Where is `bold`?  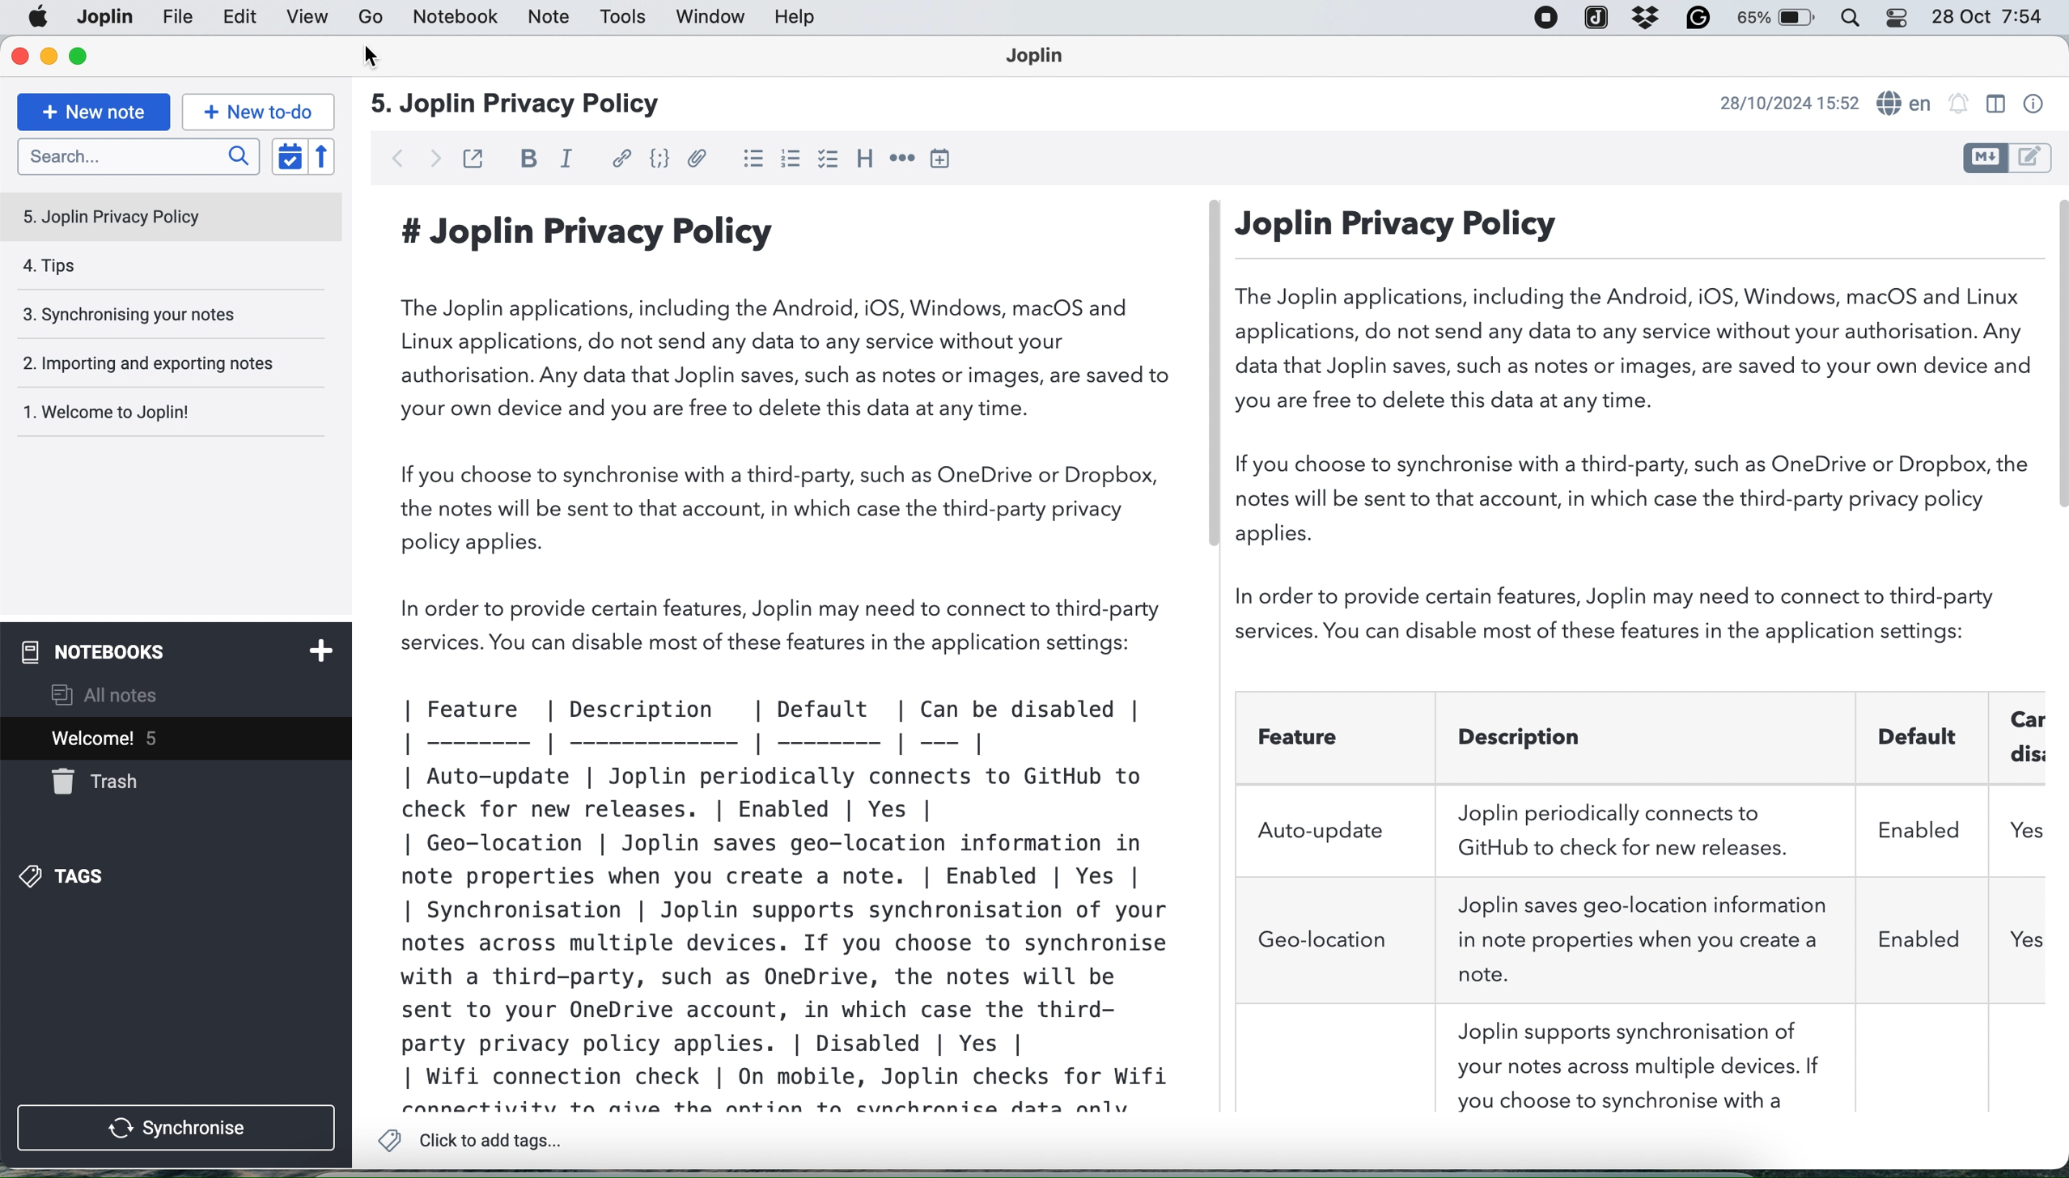
bold is located at coordinates (529, 160).